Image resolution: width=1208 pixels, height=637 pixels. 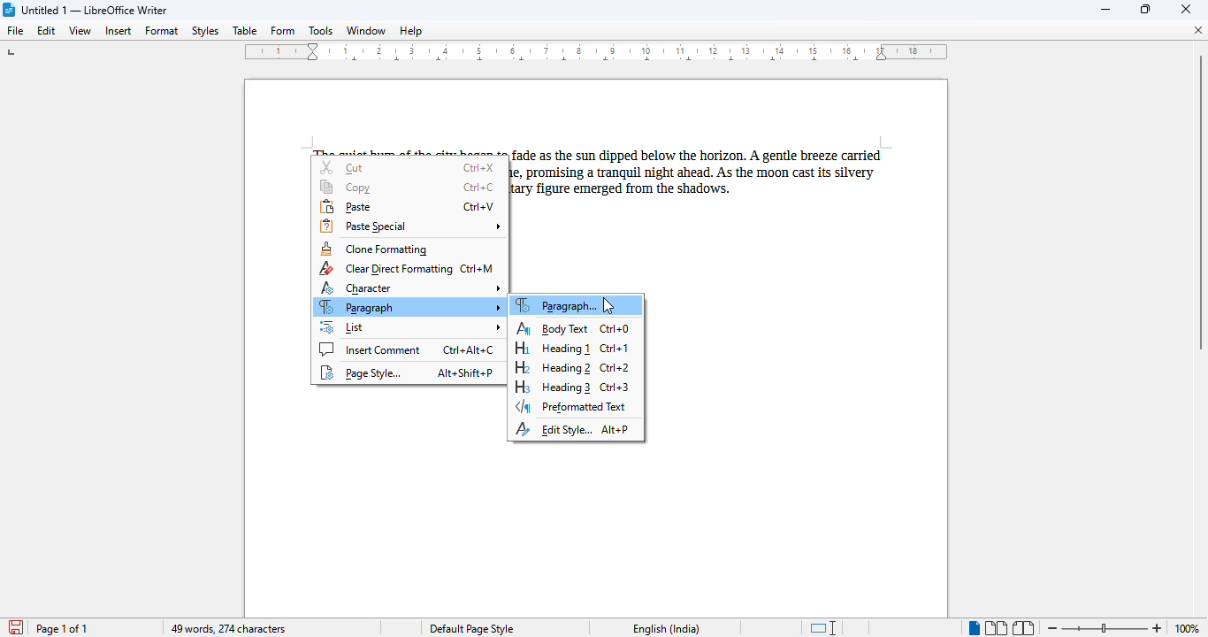 I want to click on click to save document, so click(x=16, y=627).